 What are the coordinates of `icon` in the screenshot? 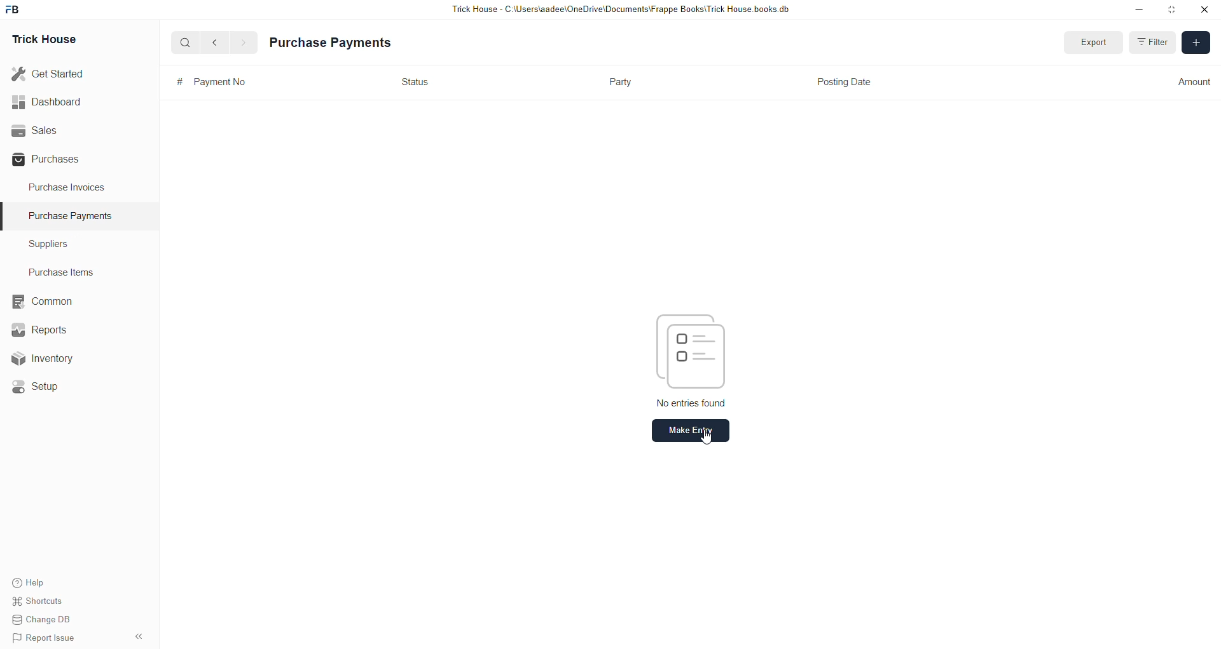 It's located at (691, 346).